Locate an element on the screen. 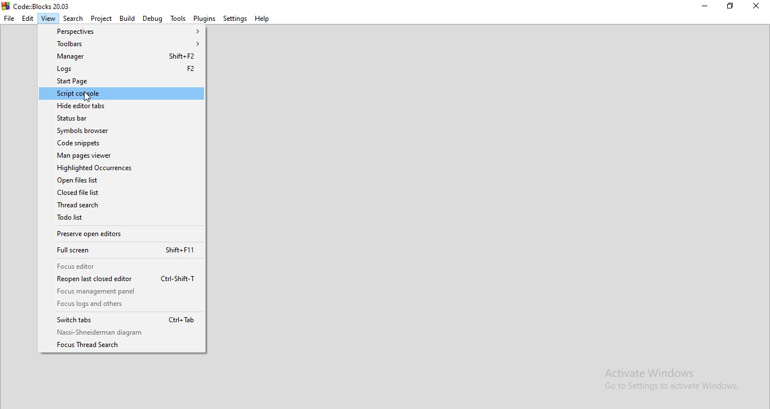 This screenshot has height=409, width=770. Debug  is located at coordinates (153, 19).